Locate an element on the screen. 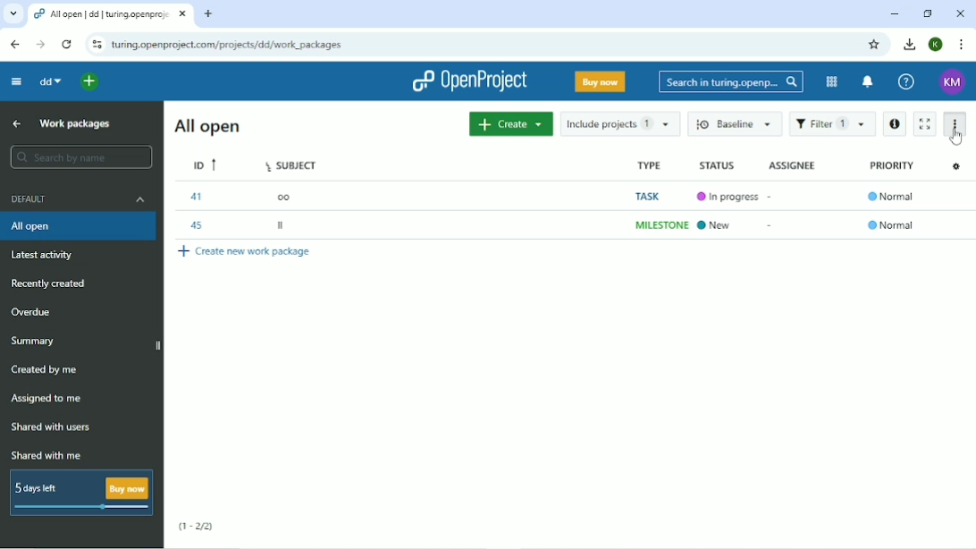 The height and width of the screenshot is (549, 976). Shared with me is located at coordinates (46, 455).